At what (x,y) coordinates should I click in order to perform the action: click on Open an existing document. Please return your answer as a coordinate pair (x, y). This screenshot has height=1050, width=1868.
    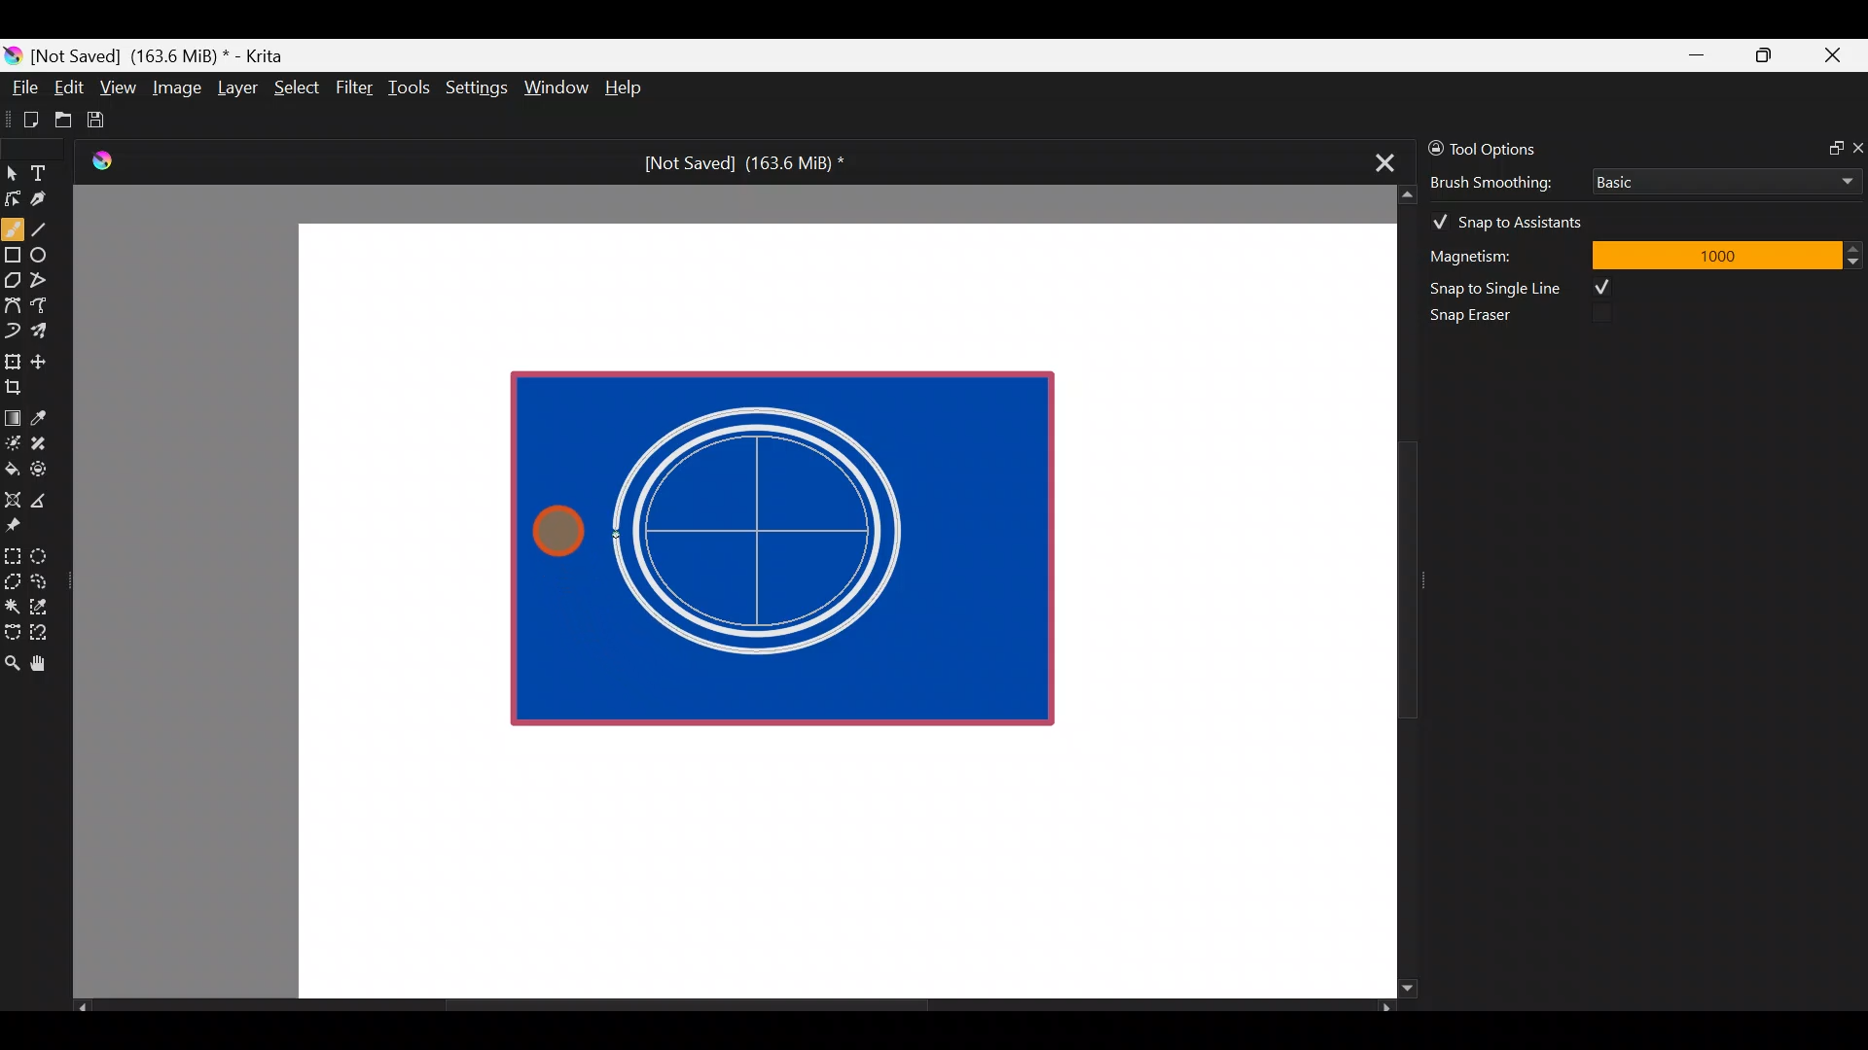
    Looking at the image, I should click on (64, 122).